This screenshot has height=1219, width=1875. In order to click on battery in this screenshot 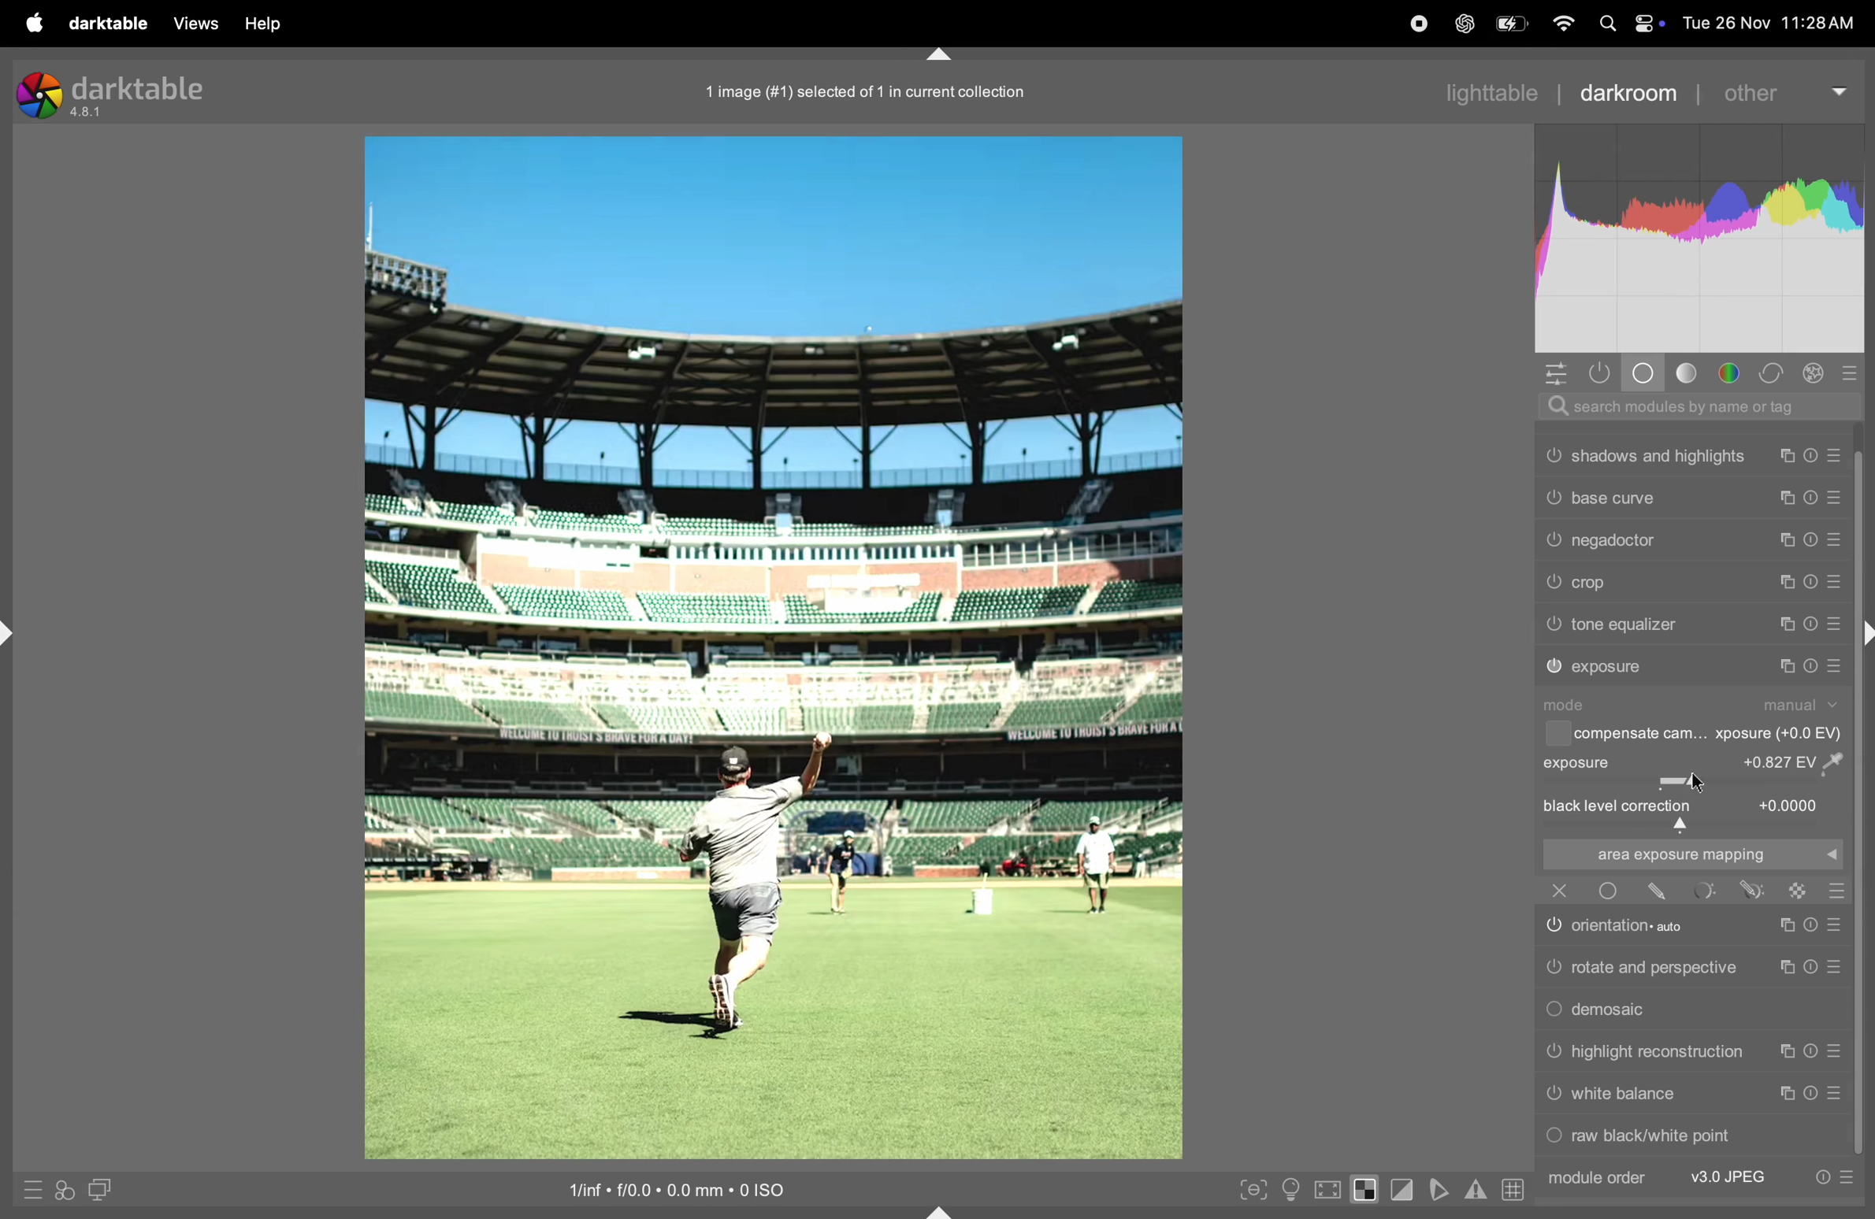, I will do `click(1514, 21)`.